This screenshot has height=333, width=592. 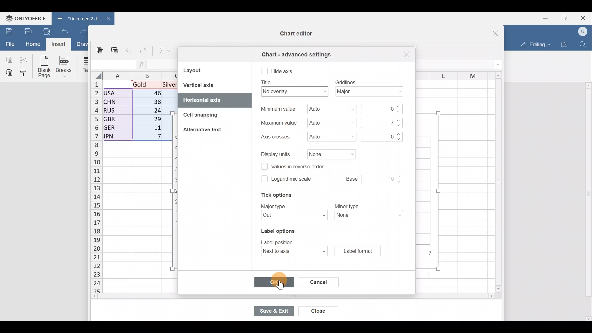 What do you see at coordinates (264, 72) in the screenshot?
I see `checkbox` at bounding box center [264, 72].